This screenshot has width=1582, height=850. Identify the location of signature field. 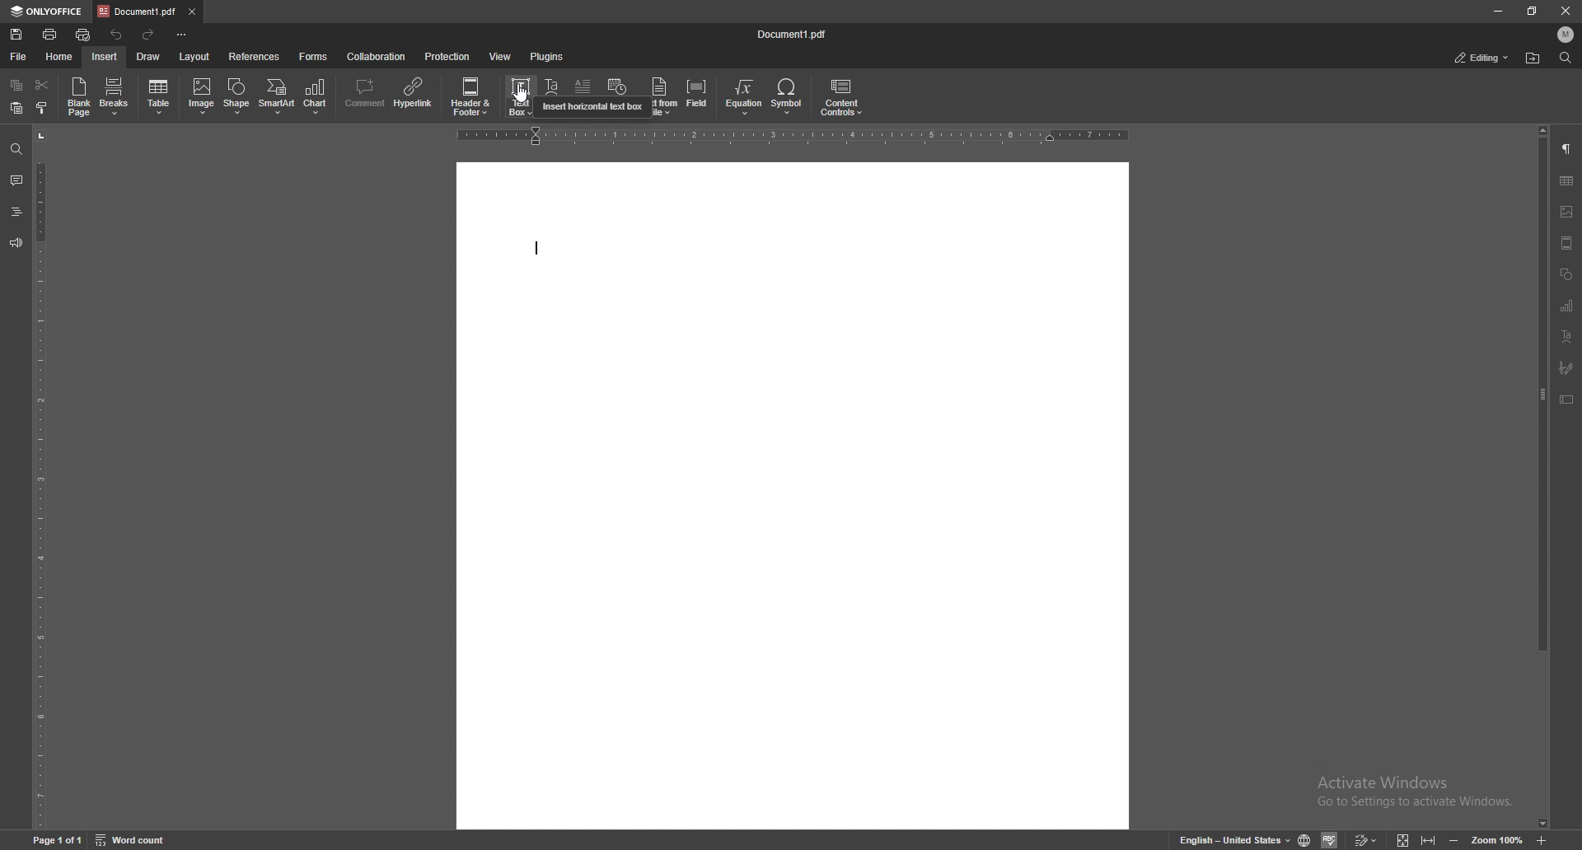
(1566, 367).